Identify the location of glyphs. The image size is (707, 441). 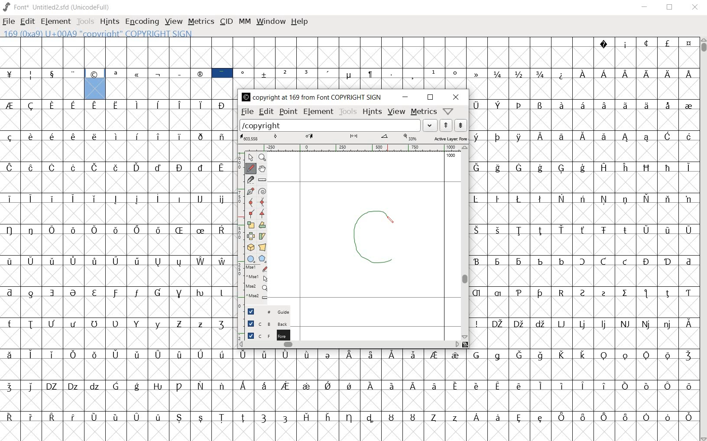
(116, 250).